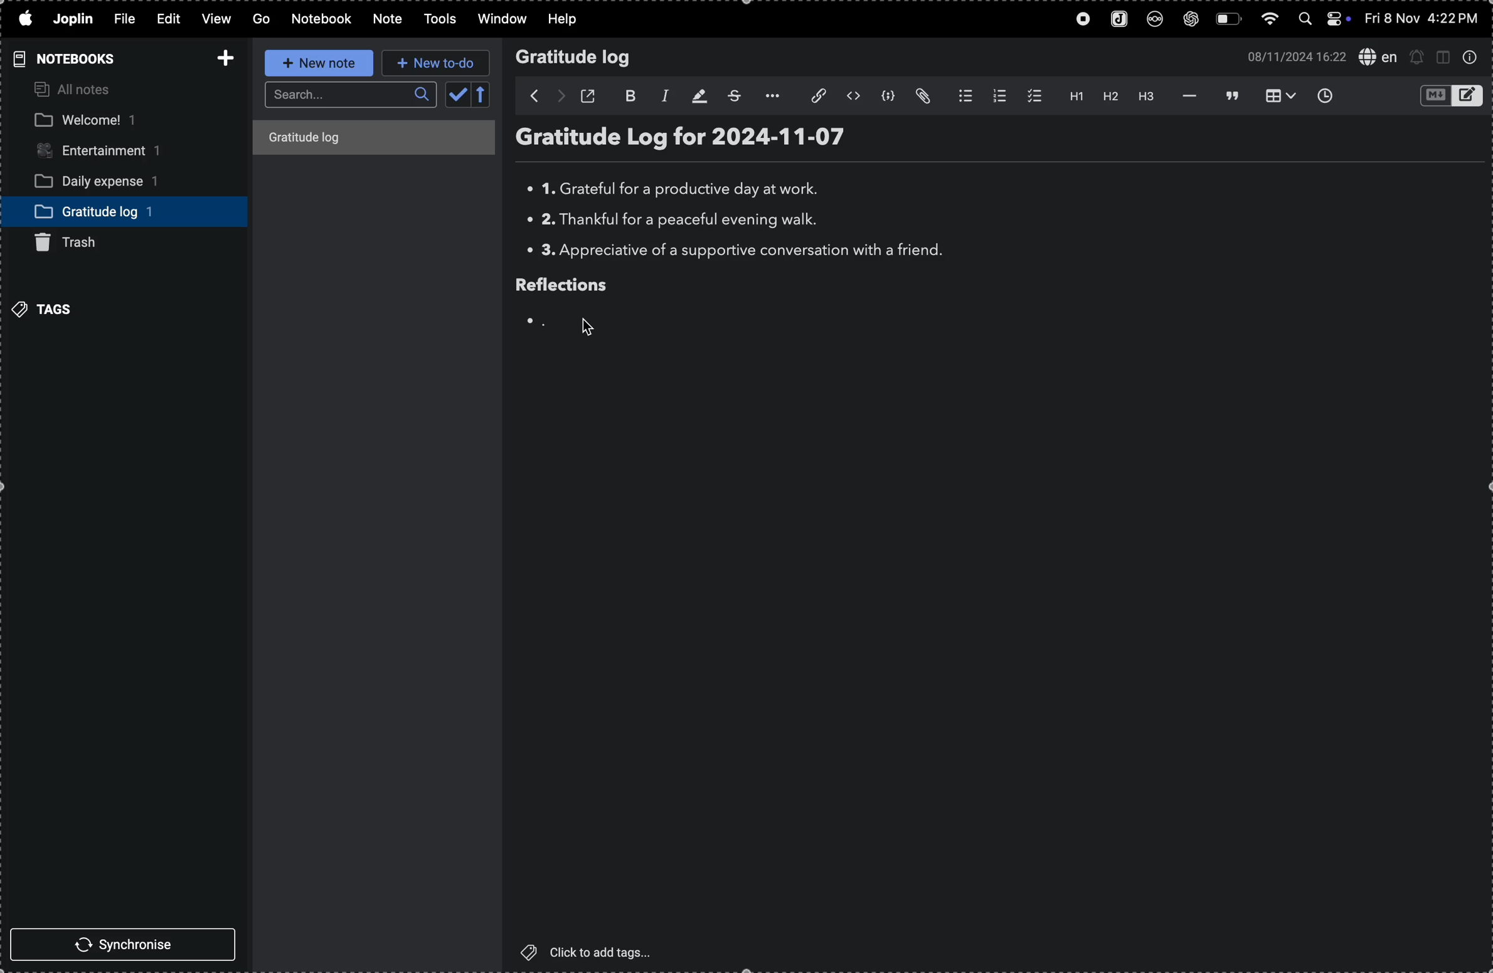 This screenshot has width=1493, height=973. What do you see at coordinates (1277, 95) in the screenshot?
I see `table view` at bounding box center [1277, 95].